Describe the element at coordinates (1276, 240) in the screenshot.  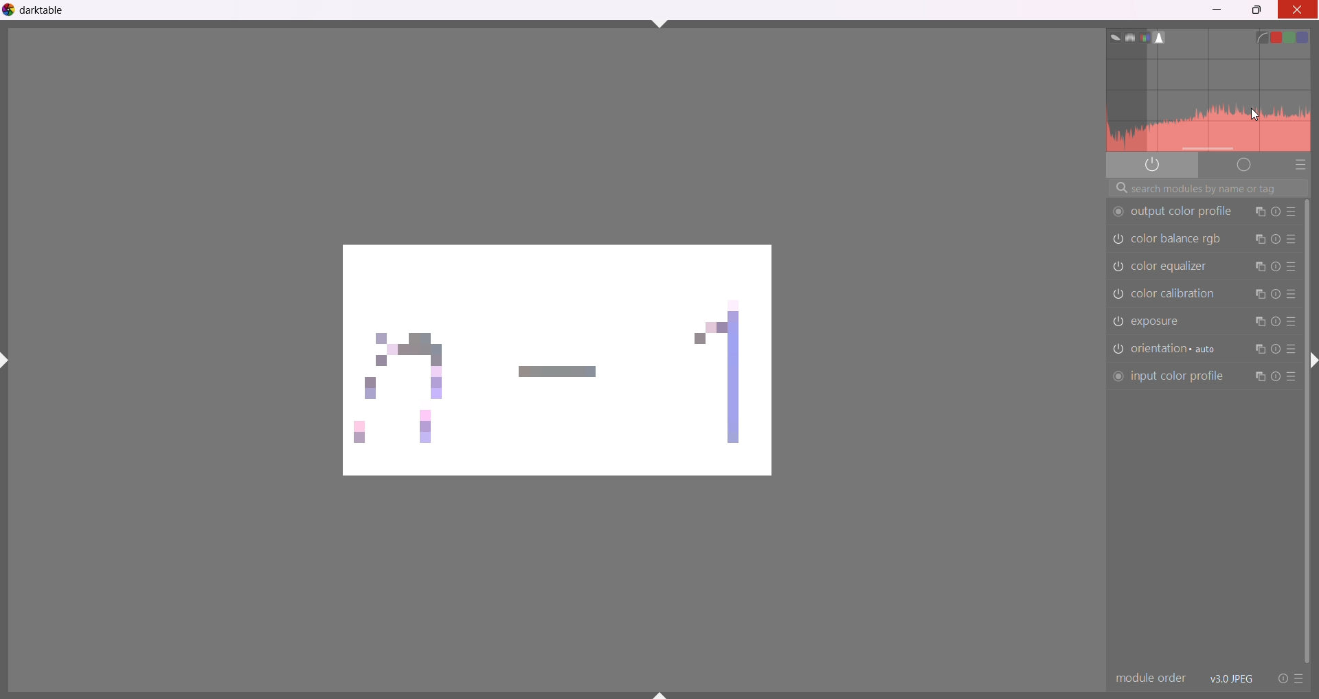
I see `reset parameters` at that location.